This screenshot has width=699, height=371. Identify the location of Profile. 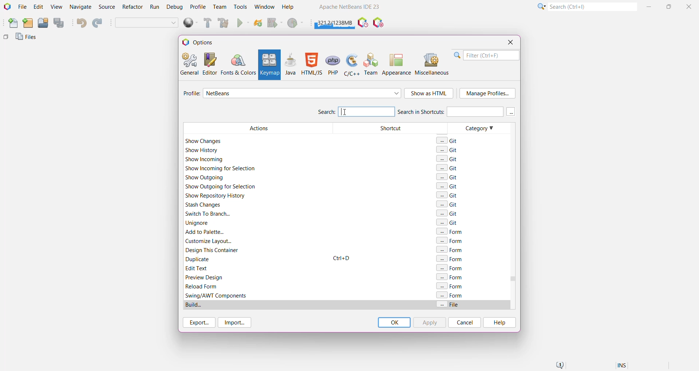
(198, 7).